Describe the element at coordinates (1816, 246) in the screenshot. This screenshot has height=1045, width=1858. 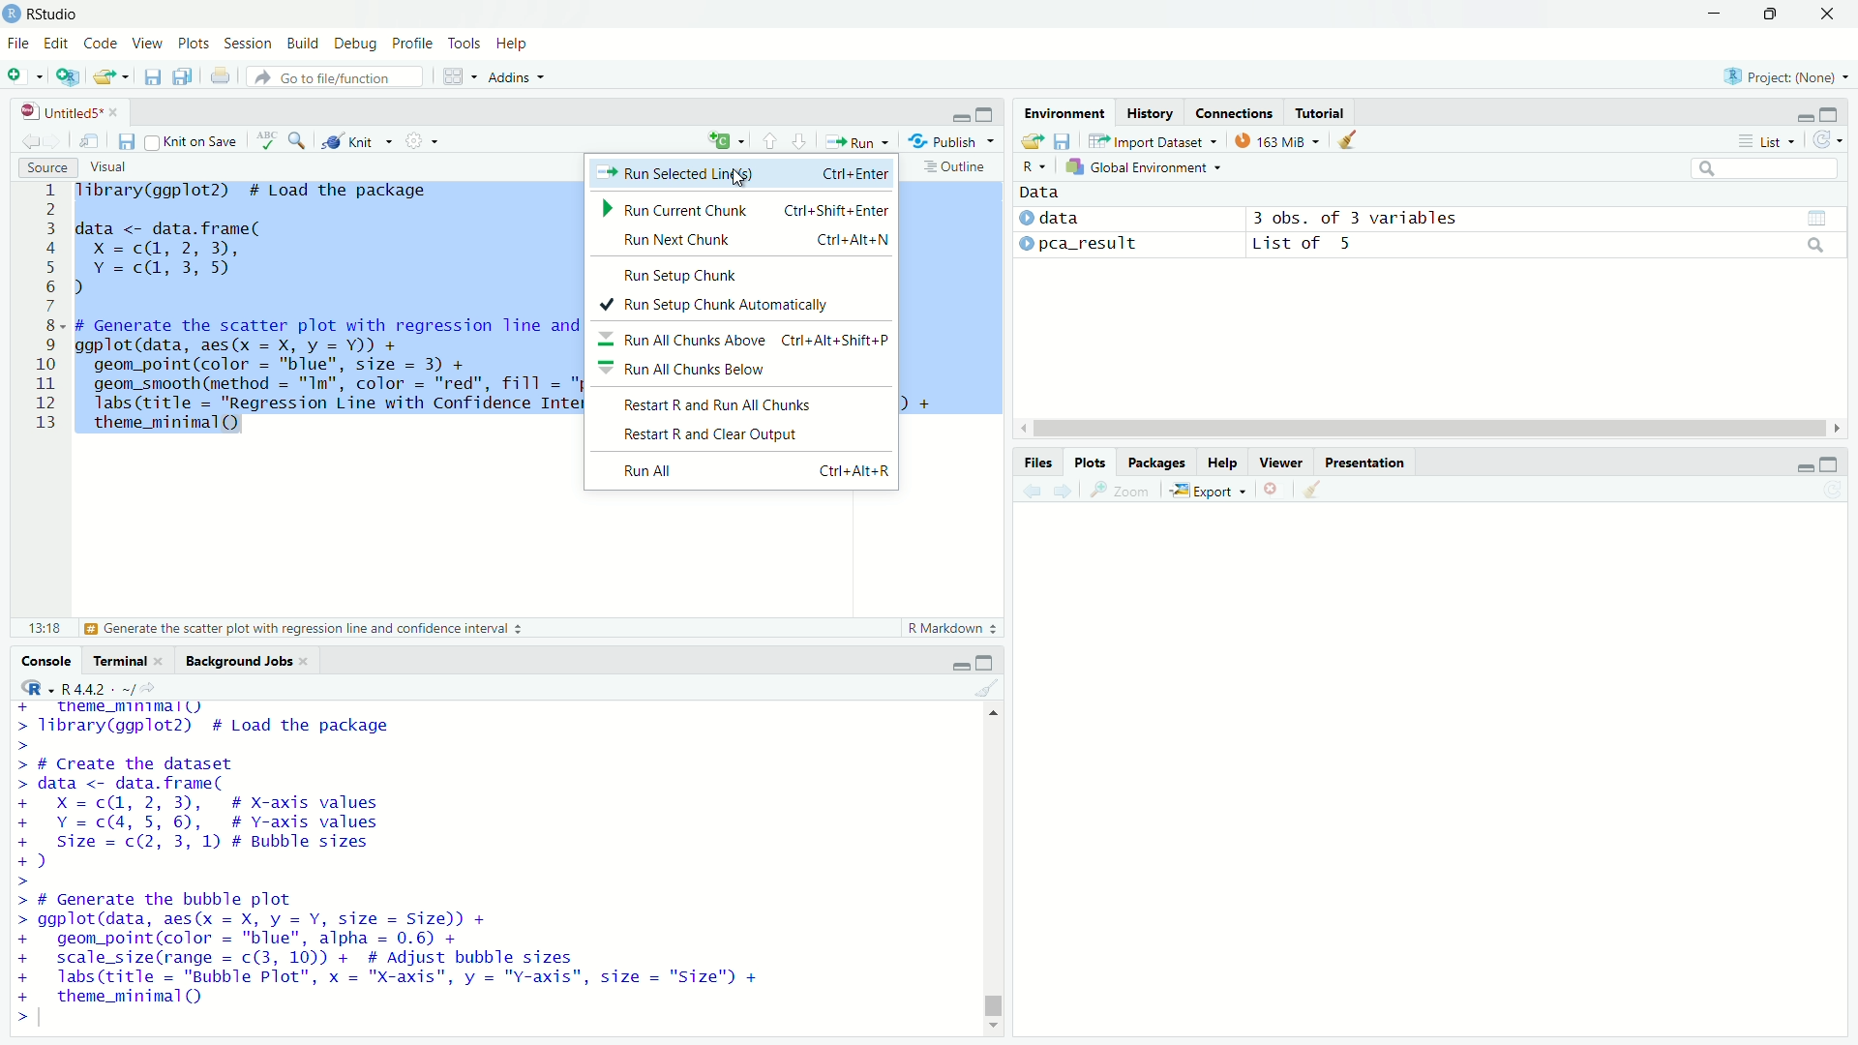
I see `search` at that location.